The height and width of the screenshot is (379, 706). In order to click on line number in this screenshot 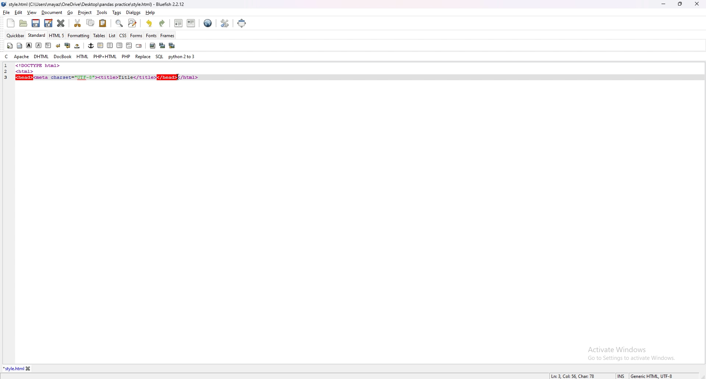, I will do `click(8, 77)`.